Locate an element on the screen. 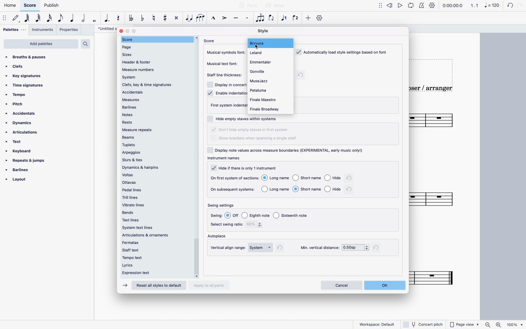 This screenshot has width=526, height=329.  is located at coordinates (424, 324).